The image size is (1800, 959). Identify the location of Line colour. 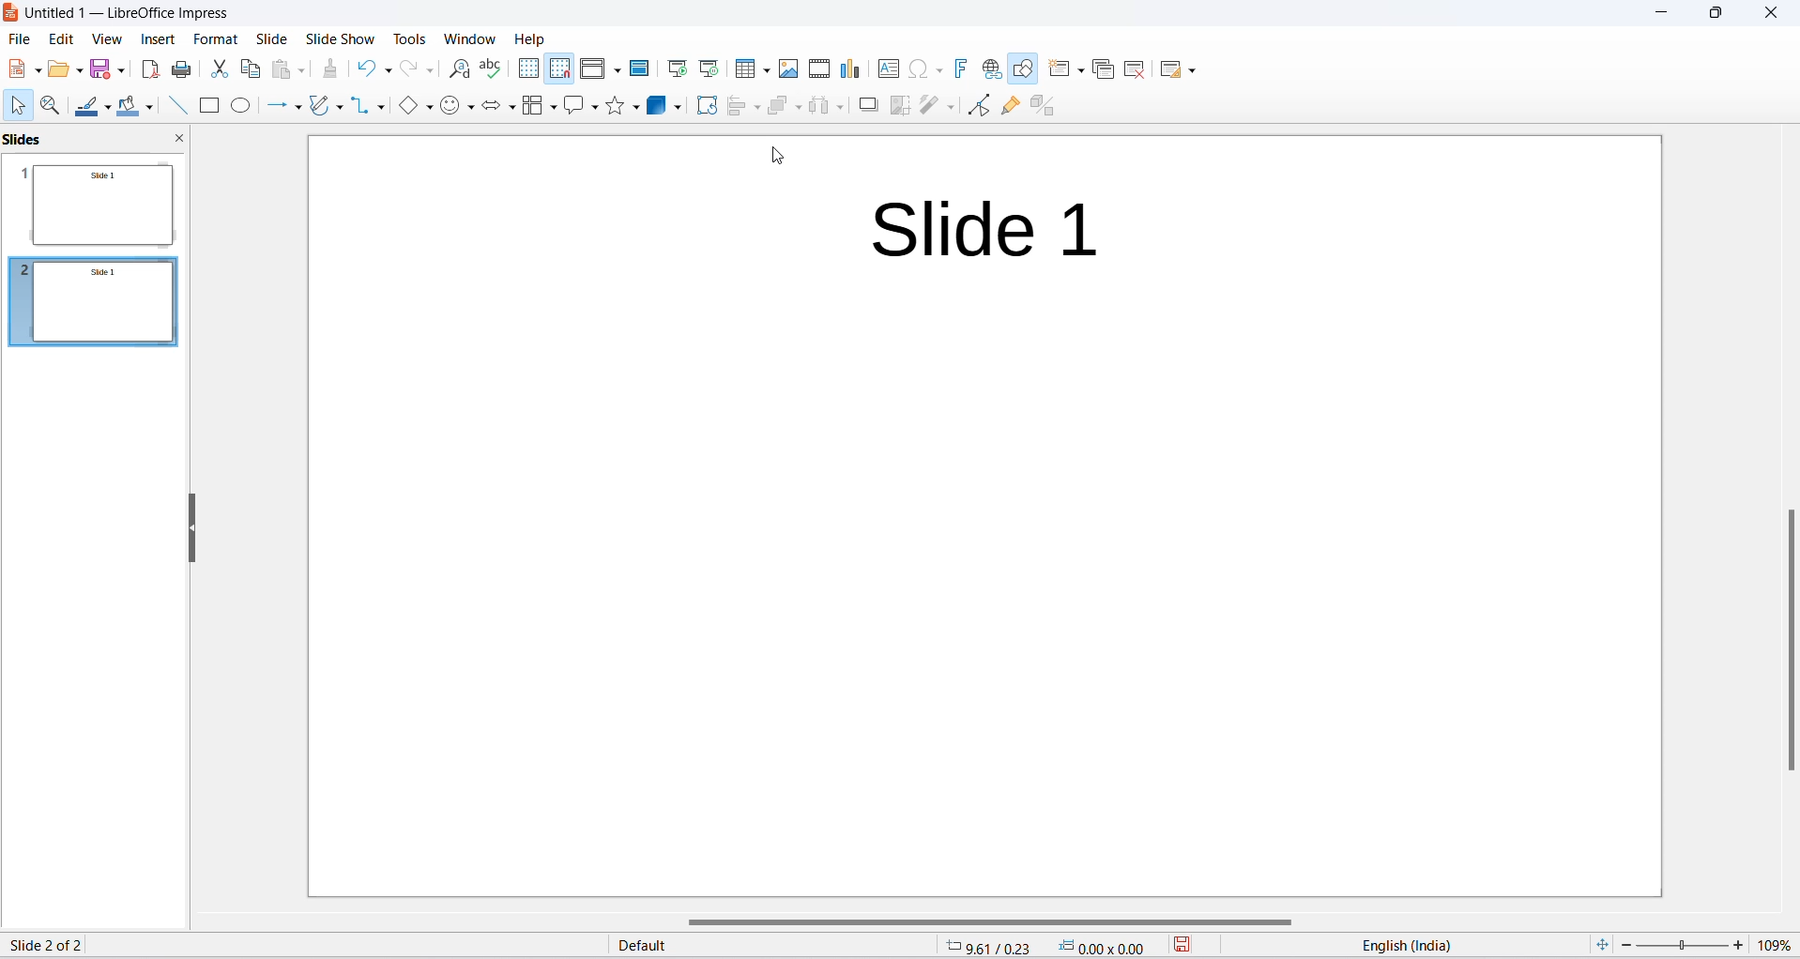
(93, 105).